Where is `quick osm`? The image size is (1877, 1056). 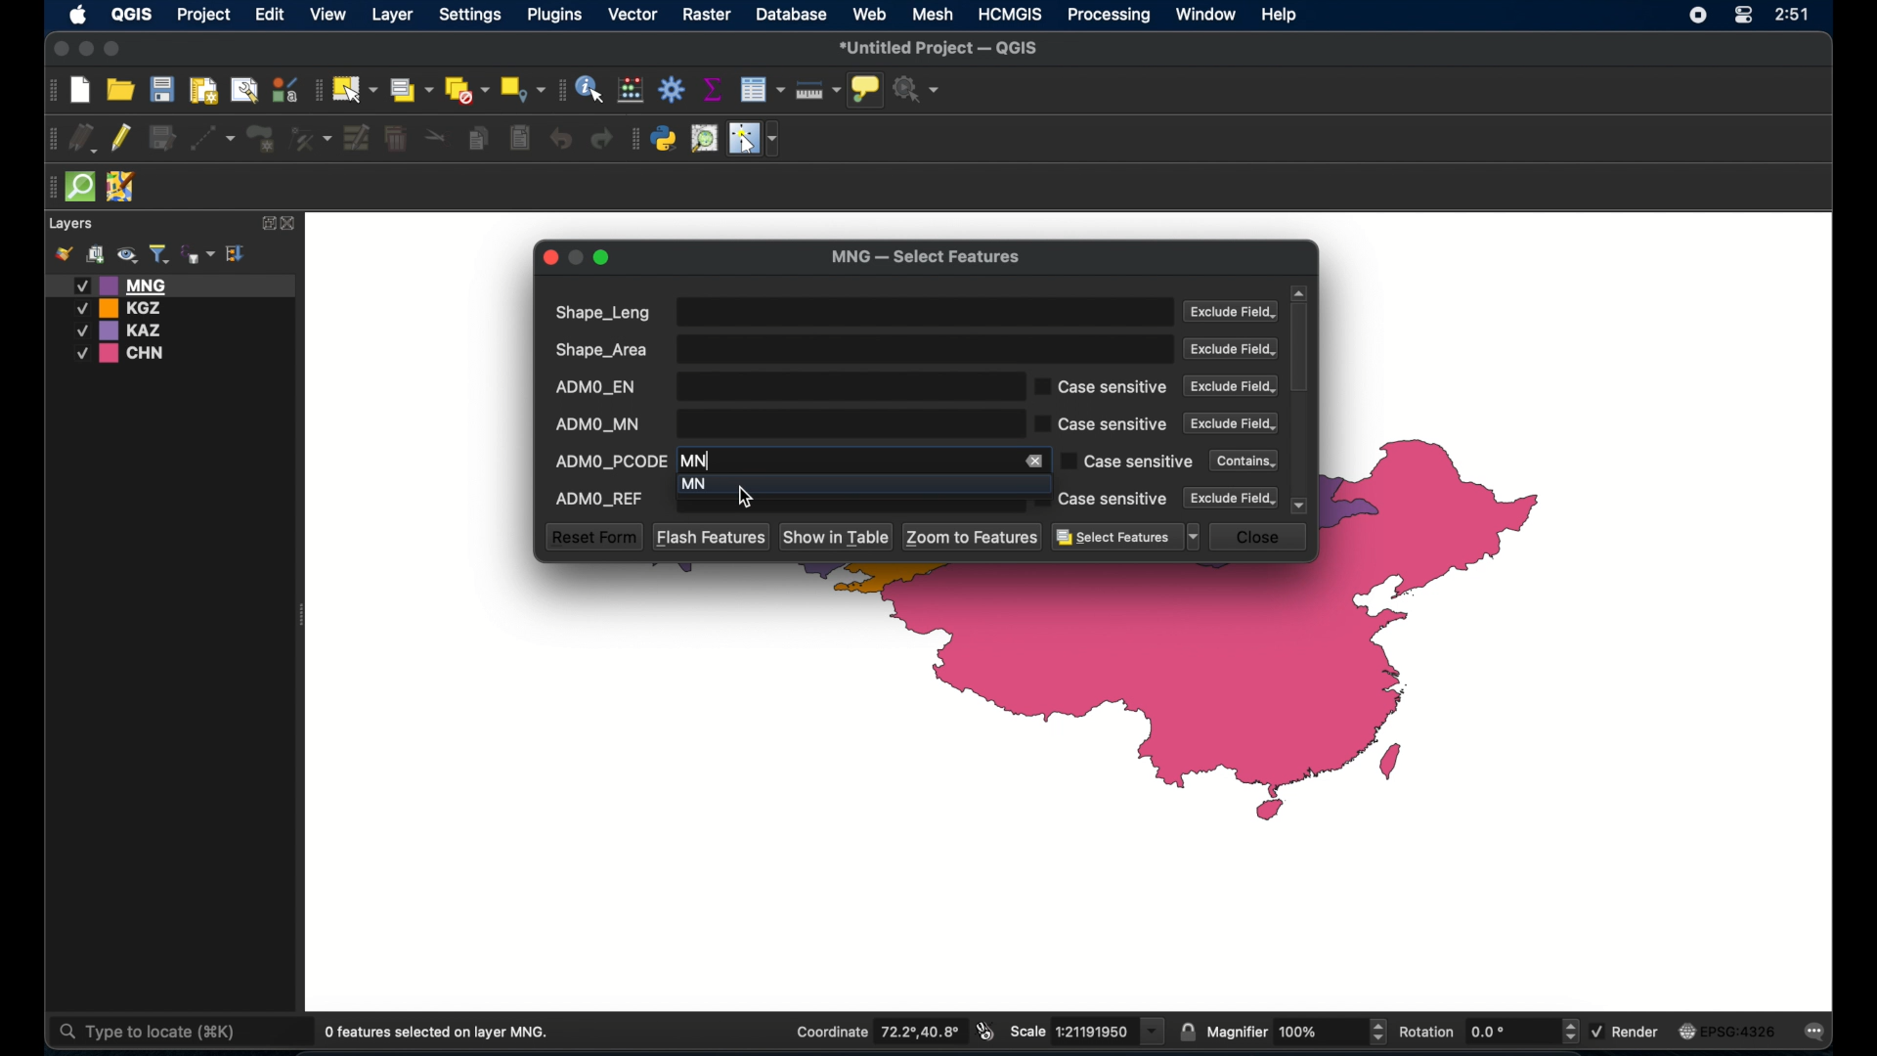
quick osm is located at coordinates (81, 188).